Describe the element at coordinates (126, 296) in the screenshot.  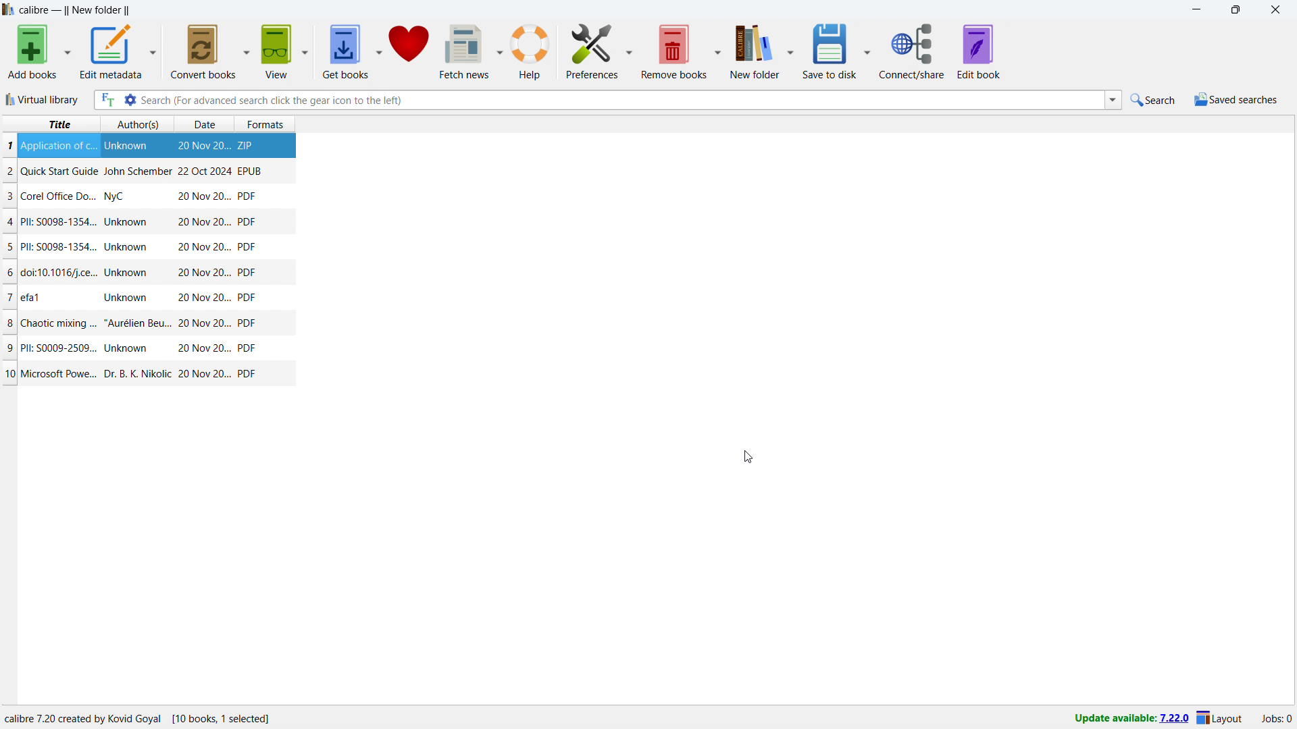
I see `Author` at that location.